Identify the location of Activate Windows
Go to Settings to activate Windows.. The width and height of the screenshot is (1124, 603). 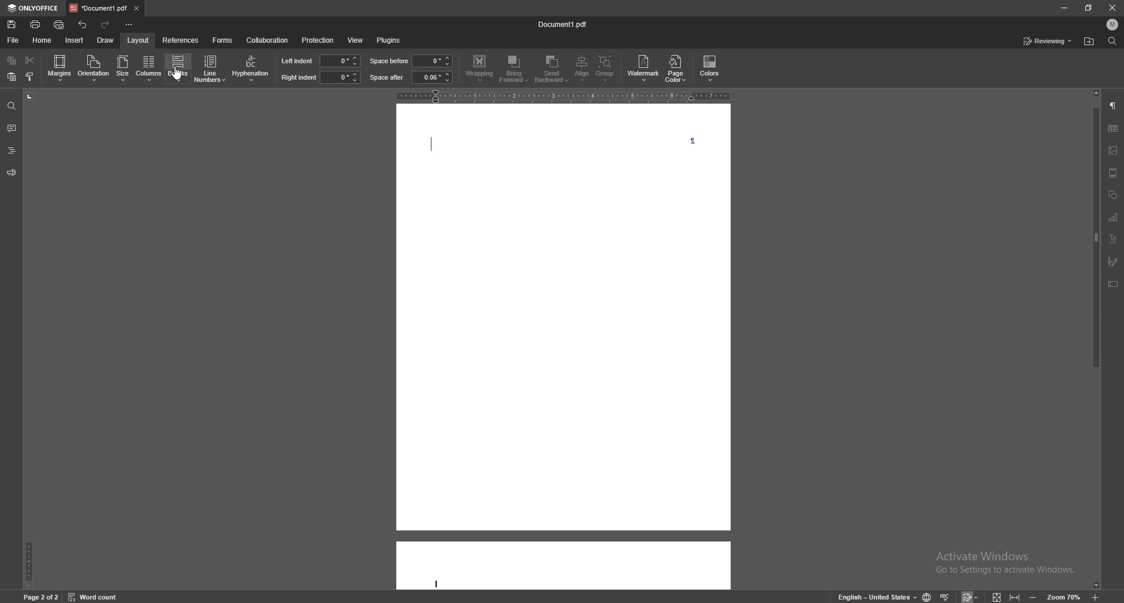
(1008, 567).